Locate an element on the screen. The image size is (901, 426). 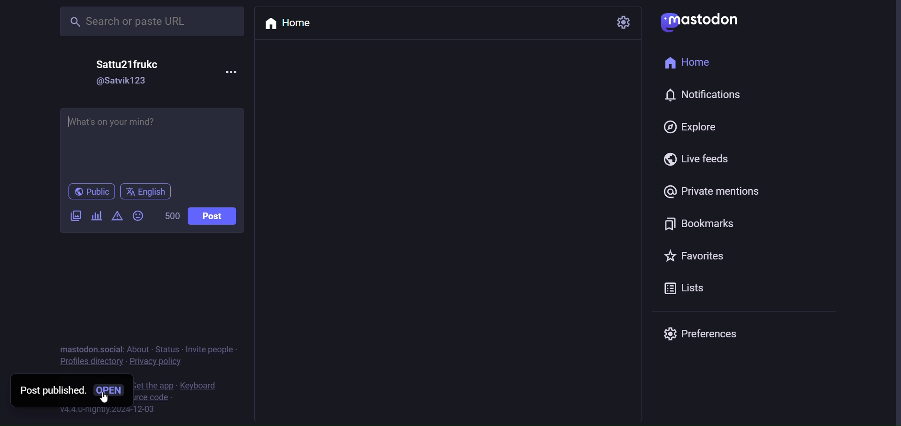
word limit is located at coordinates (172, 216).